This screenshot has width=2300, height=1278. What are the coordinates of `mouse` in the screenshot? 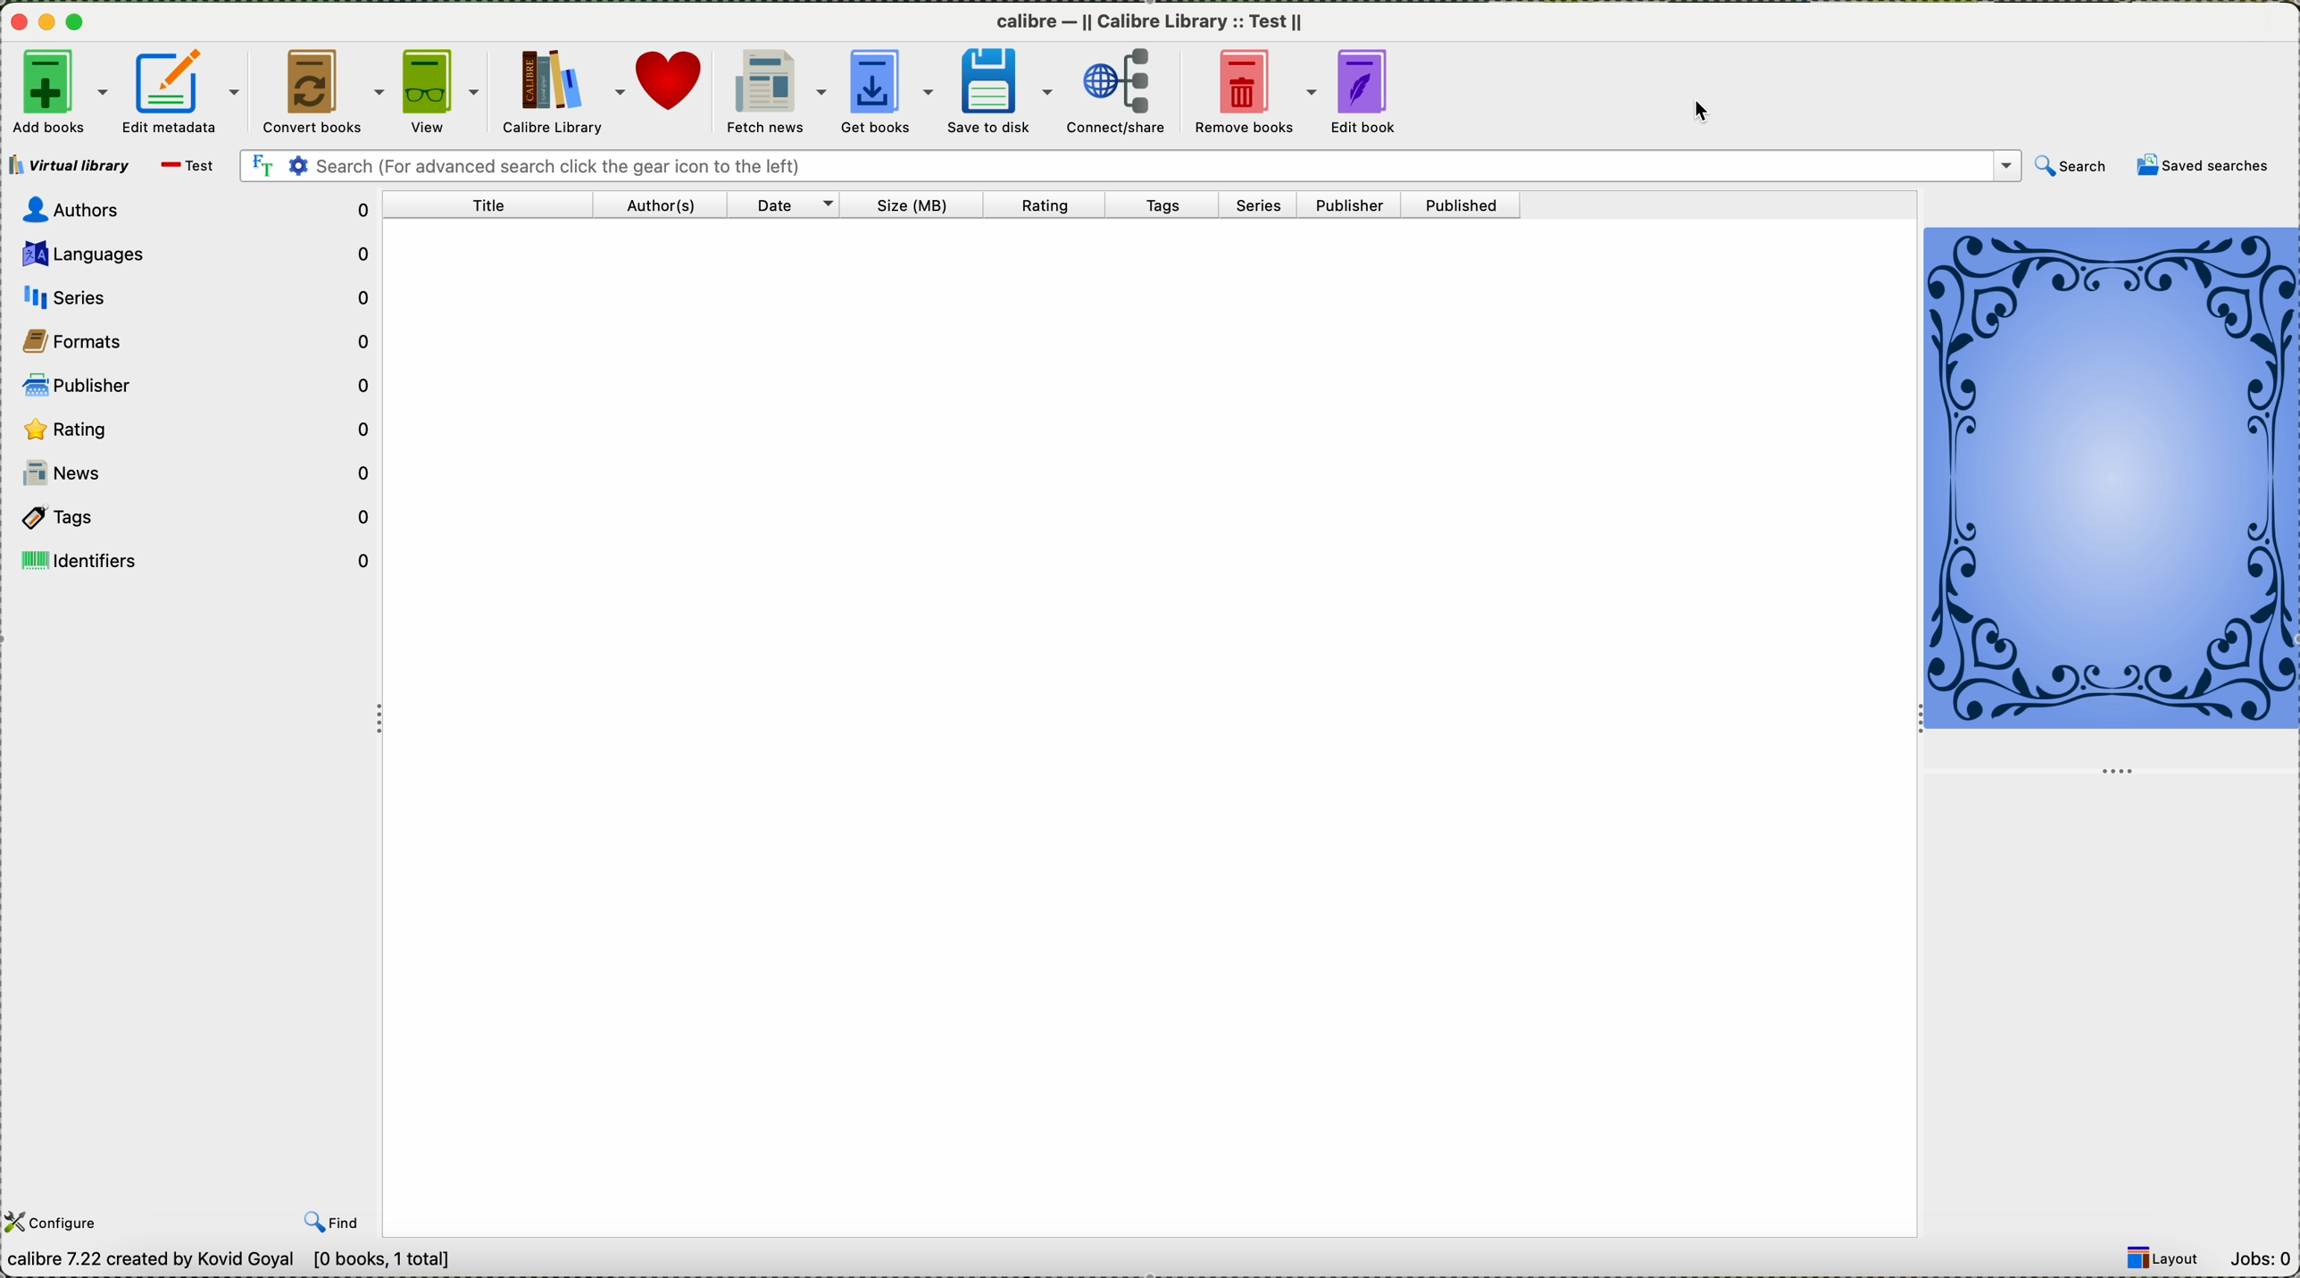 It's located at (1709, 111).